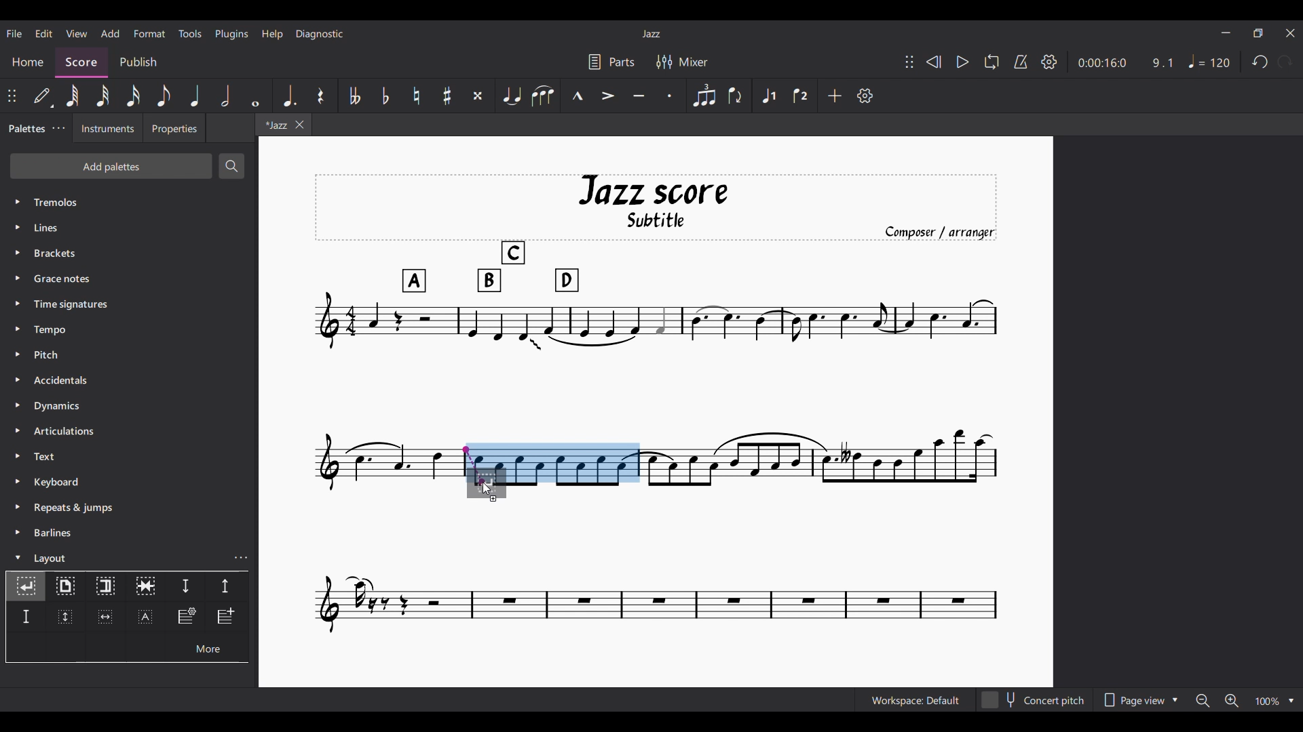 The height and width of the screenshot is (732, 1303). Describe the element at coordinates (274, 124) in the screenshot. I see `*Jazz - current tab` at that location.